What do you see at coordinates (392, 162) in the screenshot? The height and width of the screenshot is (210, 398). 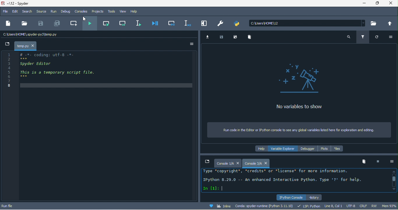 I see `option` at bounding box center [392, 162].